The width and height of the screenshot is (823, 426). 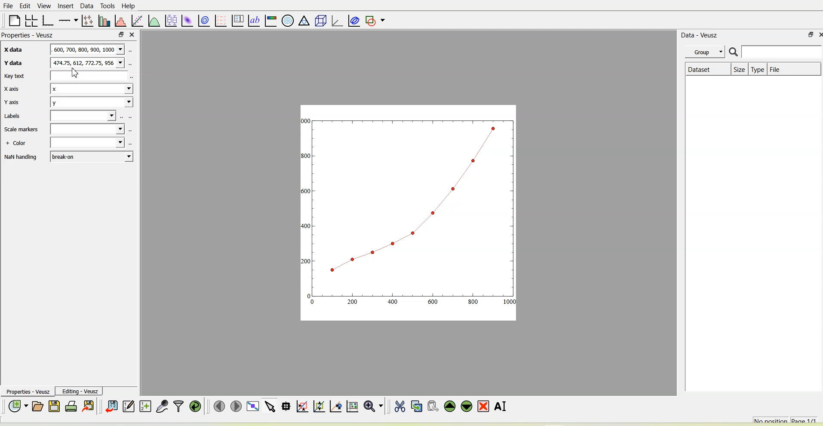 I want to click on Copy the selected widget, so click(x=417, y=406).